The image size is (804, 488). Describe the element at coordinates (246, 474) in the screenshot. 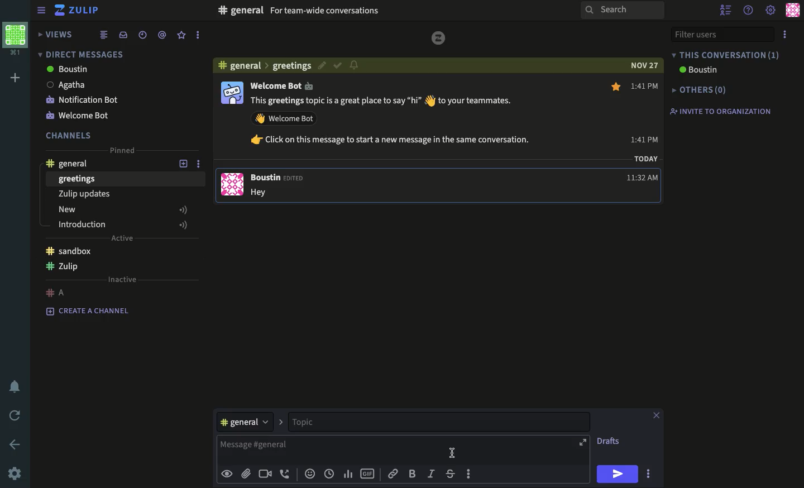

I see `attachment` at that location.